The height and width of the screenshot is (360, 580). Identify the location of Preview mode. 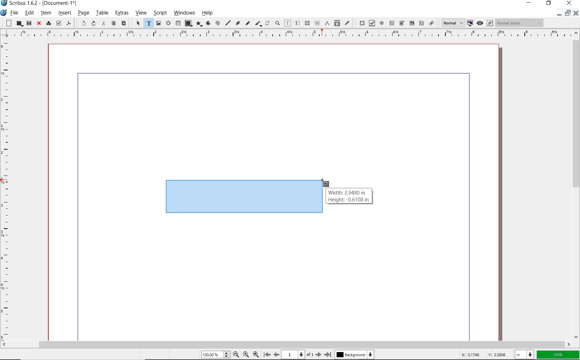
(480, 23).